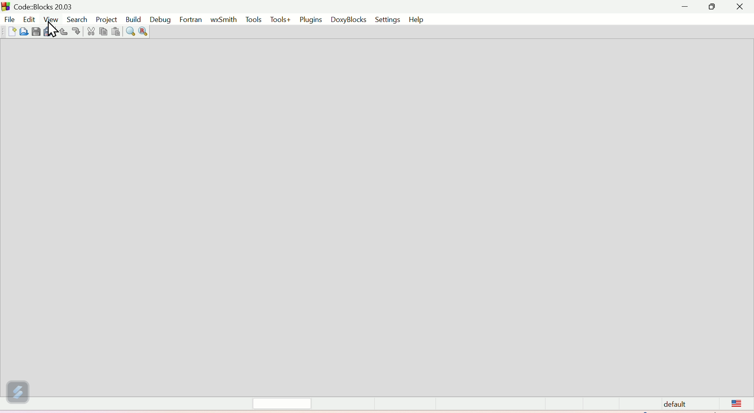 Image resolution: width=754 pixels, height=413 pixels. I want to click on , so click(49, 18).